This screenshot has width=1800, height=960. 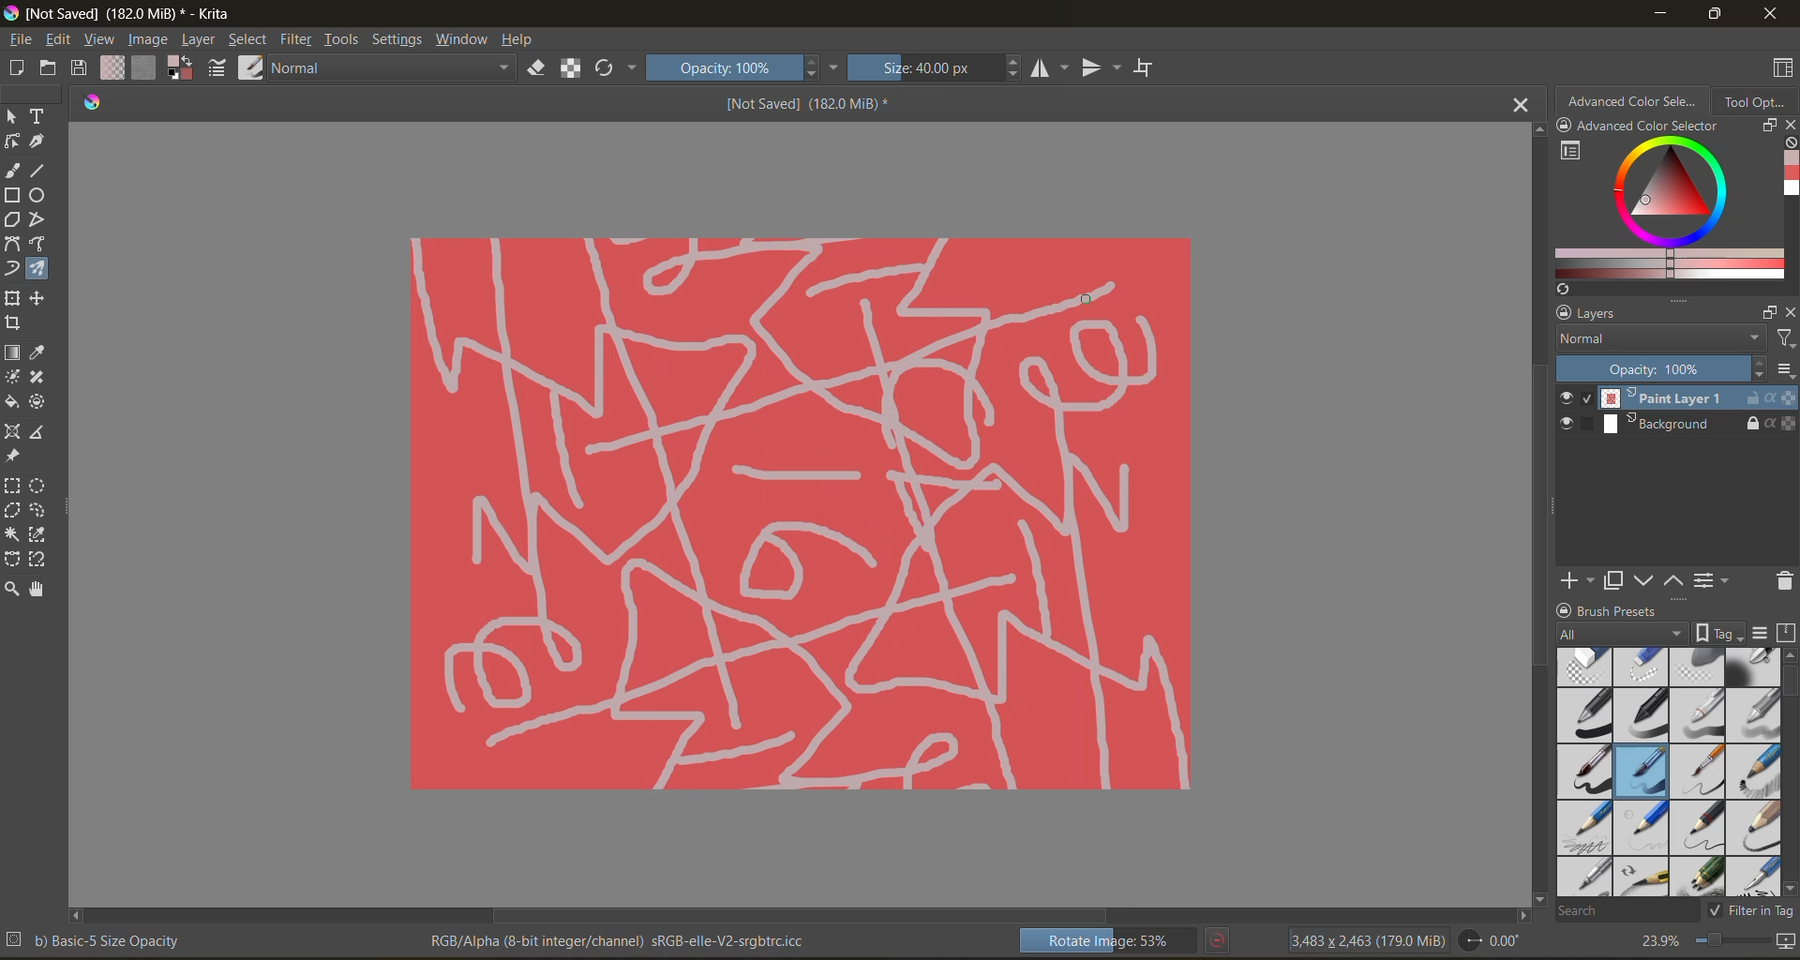 What do you see at coordinates (1783, 341) in the screenshot?
I see `filters` at bounding box center [1783, 341].